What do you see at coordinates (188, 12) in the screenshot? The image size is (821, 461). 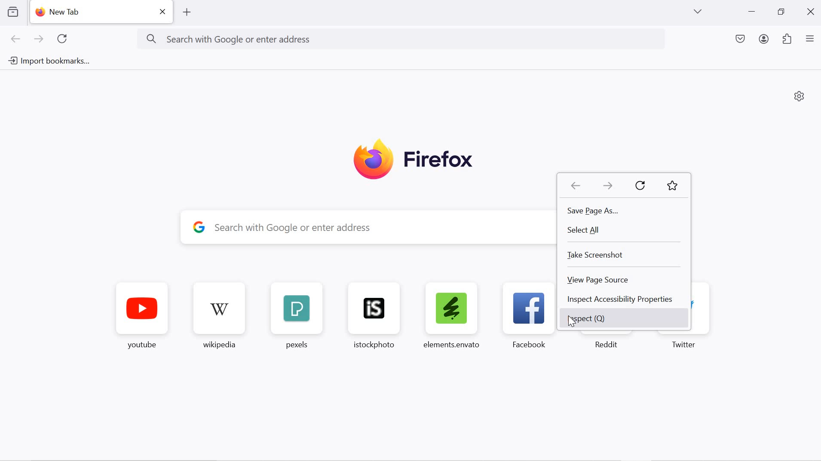 I see `ADD TAB` at bounding box center [188, 12].